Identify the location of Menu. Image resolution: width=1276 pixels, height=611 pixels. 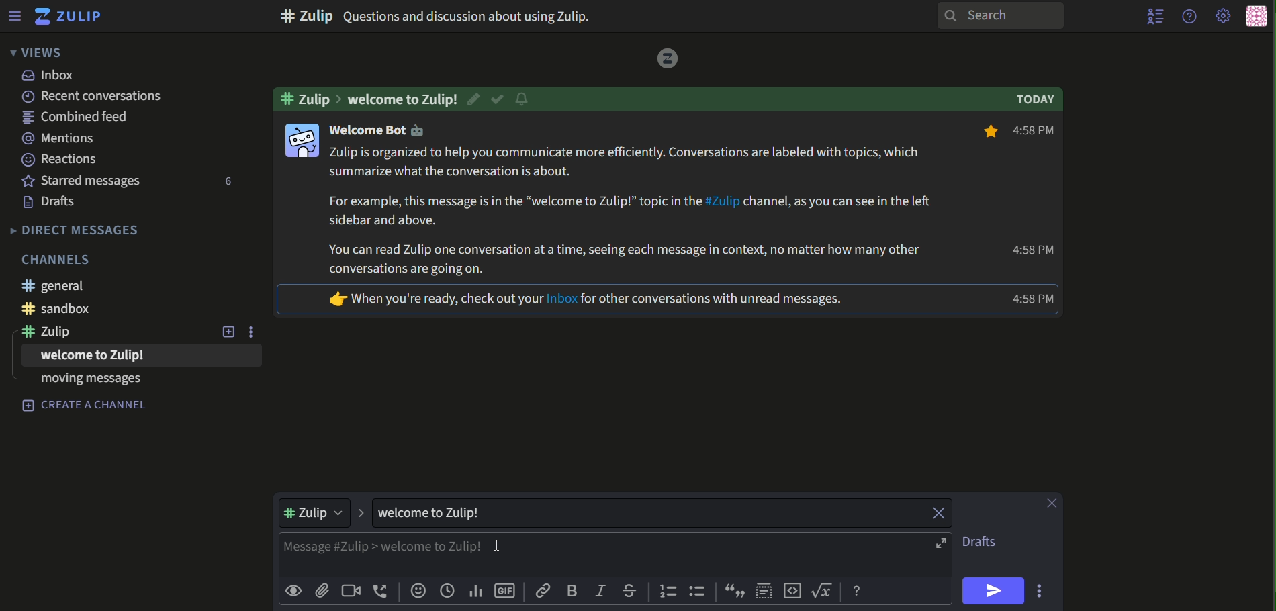
(14, 15).